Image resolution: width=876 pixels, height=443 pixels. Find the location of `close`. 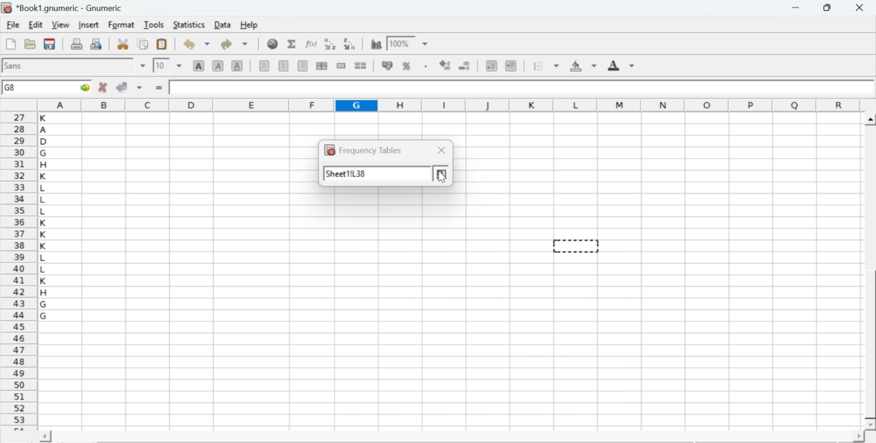

close is located at coordinates (441, 150).